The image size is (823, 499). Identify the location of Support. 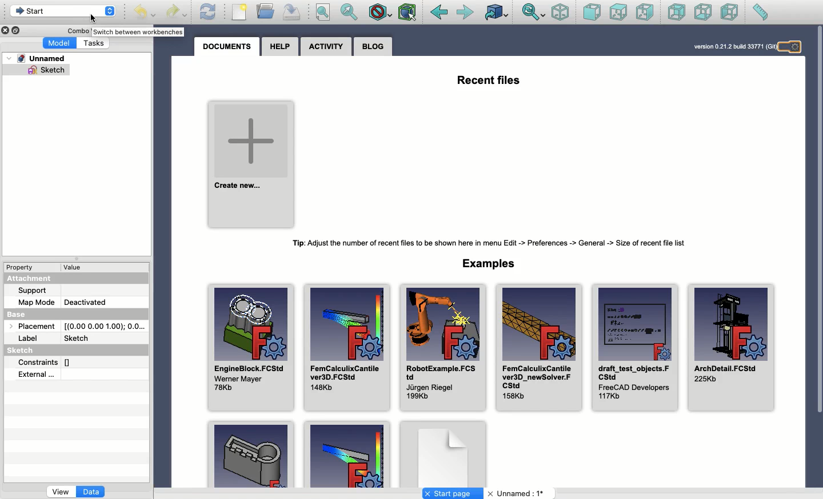
(32, 291).